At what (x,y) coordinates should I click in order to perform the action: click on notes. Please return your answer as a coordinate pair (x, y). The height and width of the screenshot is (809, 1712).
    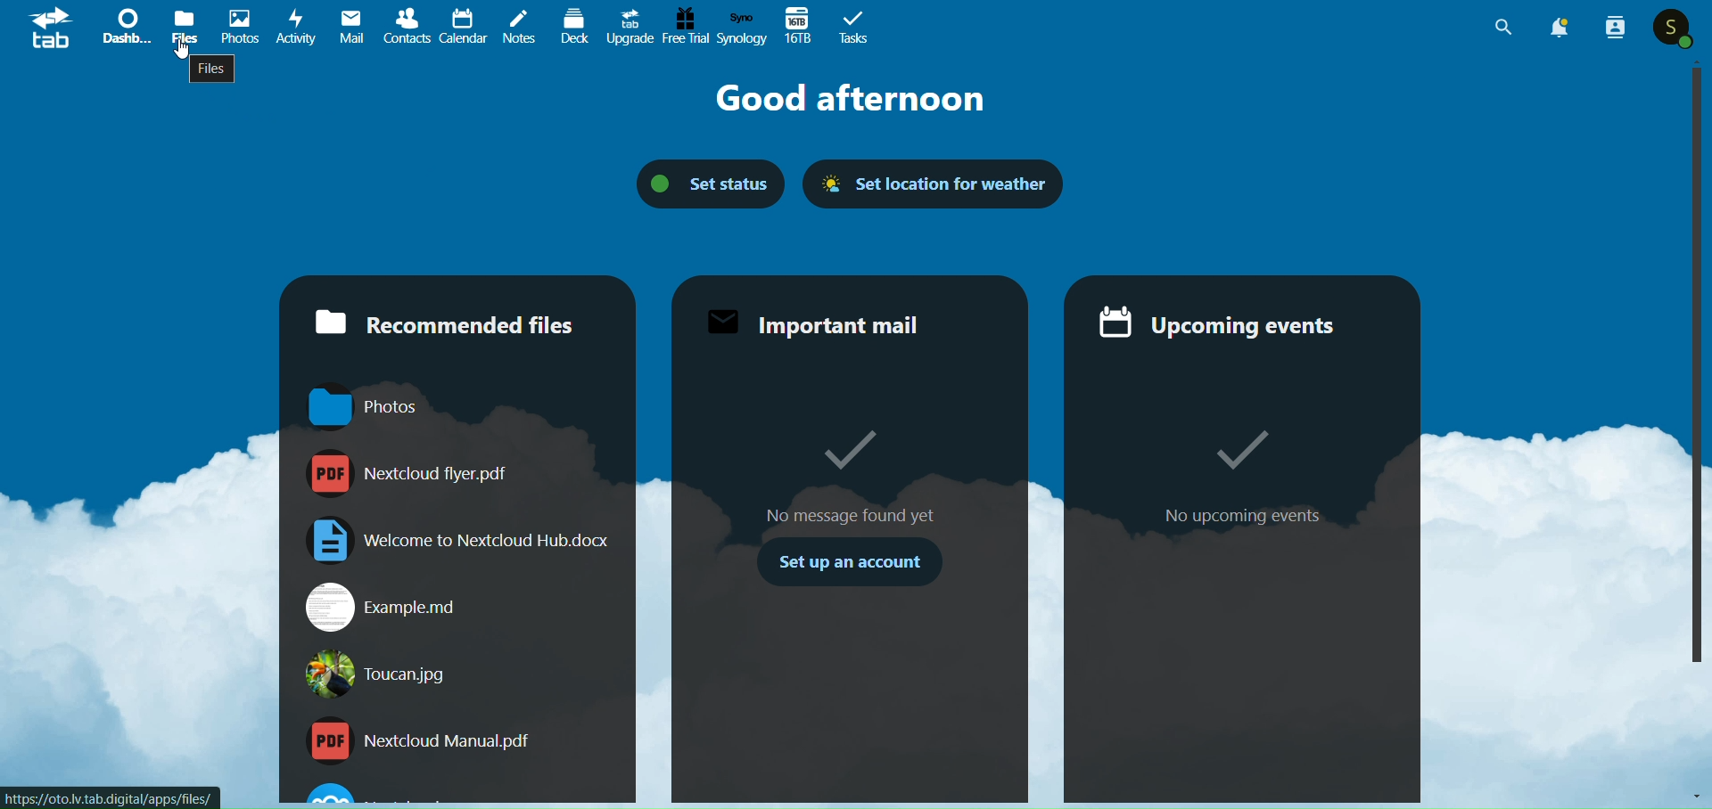
    Looking at the image, I should click on (520, 27).